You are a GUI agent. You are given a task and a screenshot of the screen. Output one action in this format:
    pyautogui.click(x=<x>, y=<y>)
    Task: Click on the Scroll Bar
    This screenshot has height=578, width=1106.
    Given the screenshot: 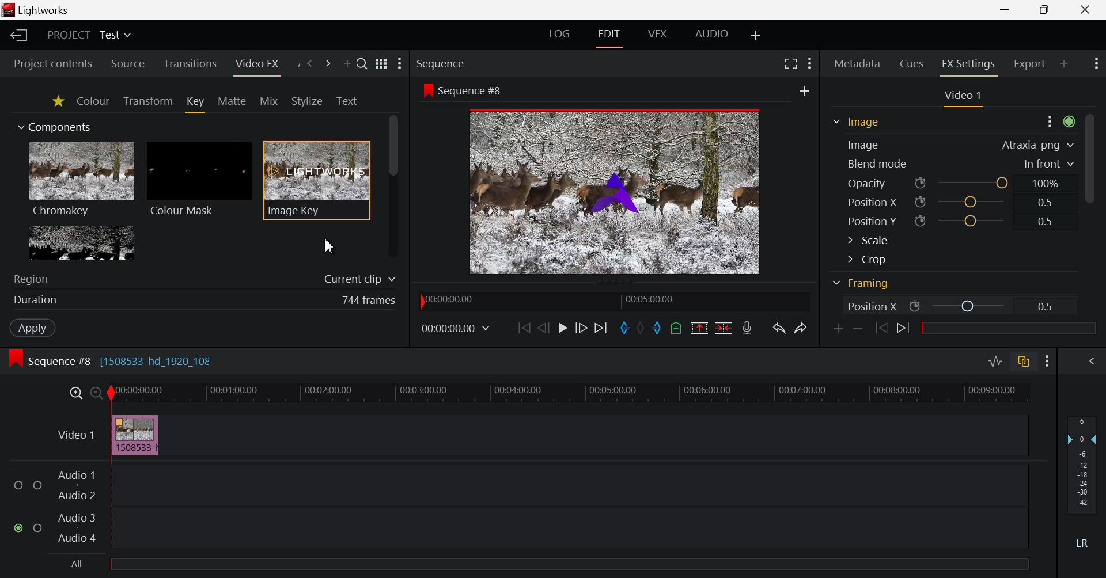 What is the action you would take?
    pyautogui.click(x=393, y=186)
    